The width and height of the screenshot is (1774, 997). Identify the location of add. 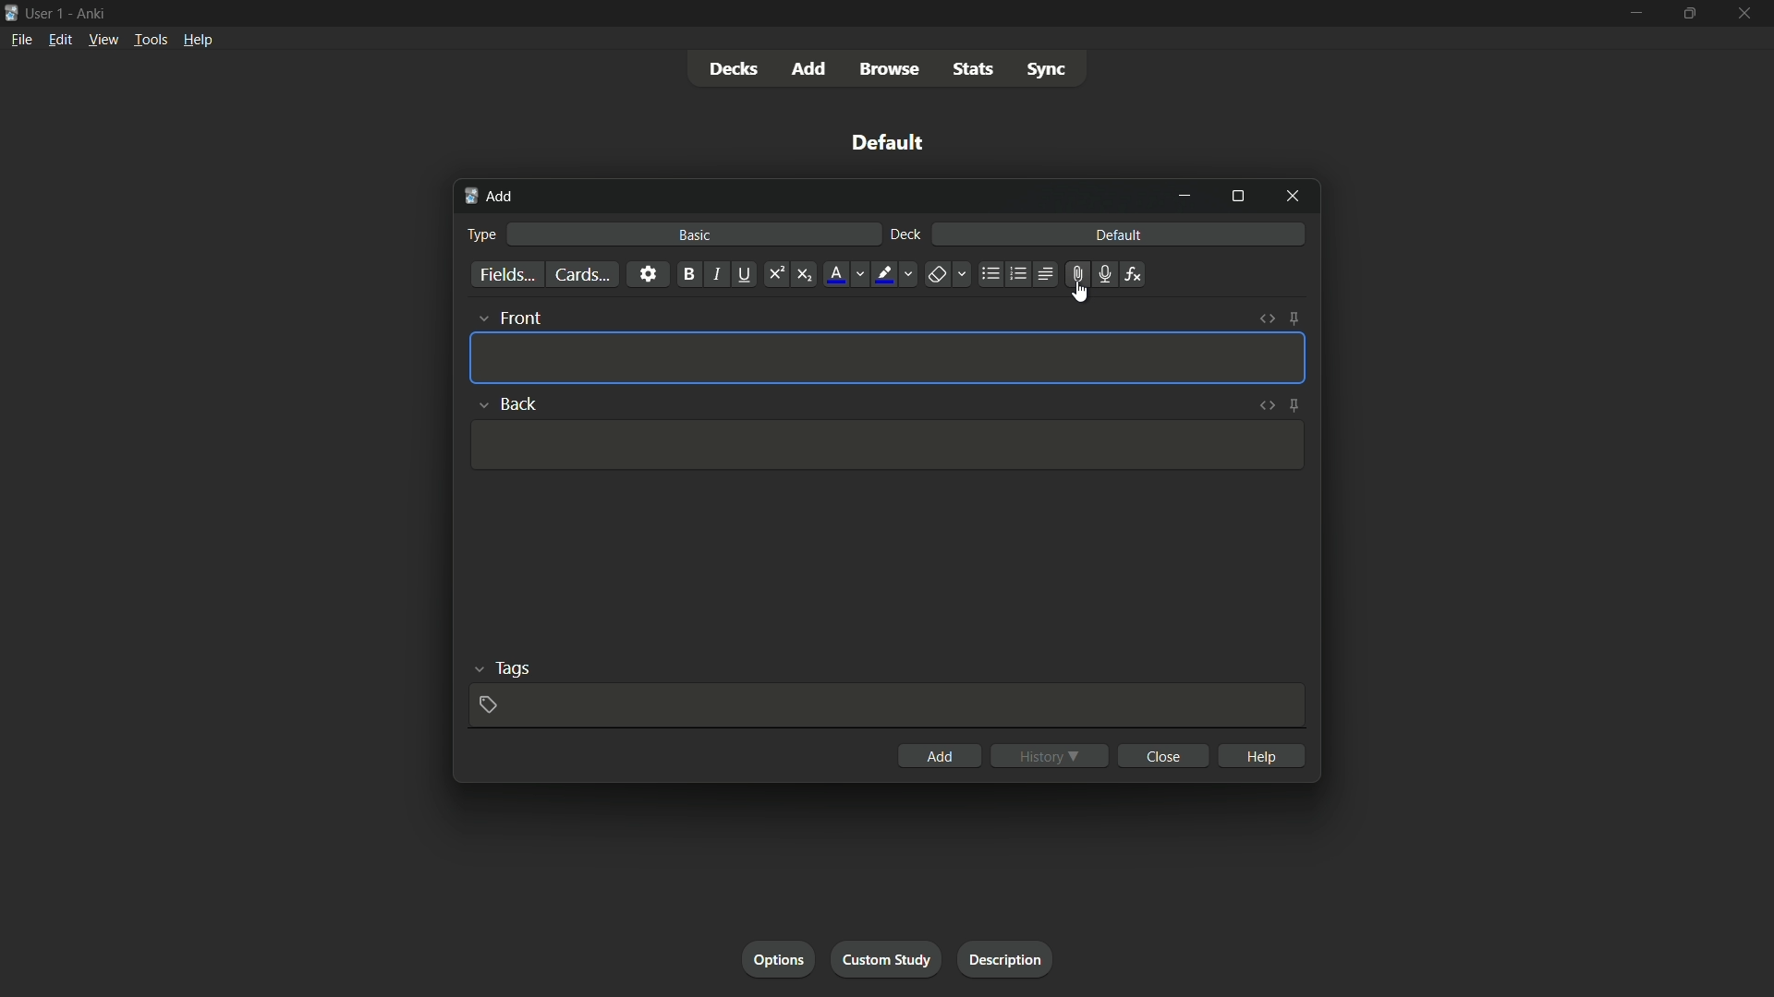
(488, 196).